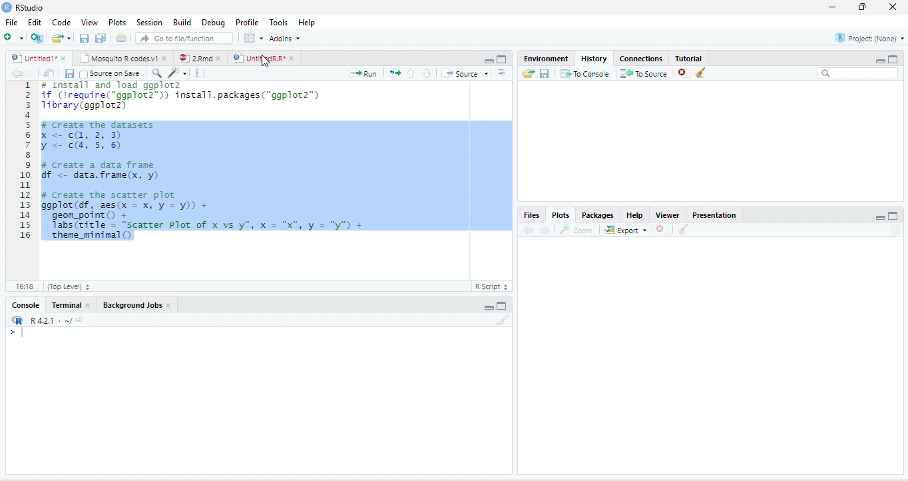  Describe the element at coordinates (561, 214) in the screenshot. I see `Plots` at that location.